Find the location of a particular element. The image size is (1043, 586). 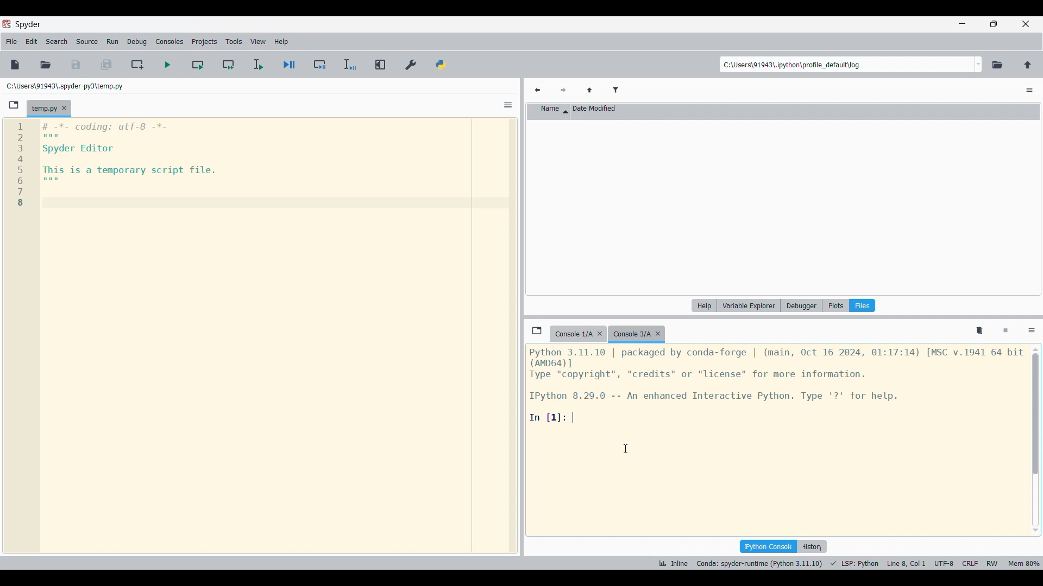

Open file is located at coordinates (46, 65).